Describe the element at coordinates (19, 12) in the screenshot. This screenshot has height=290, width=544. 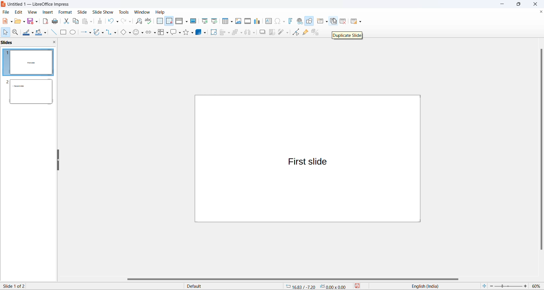
I see `edit` at that location.